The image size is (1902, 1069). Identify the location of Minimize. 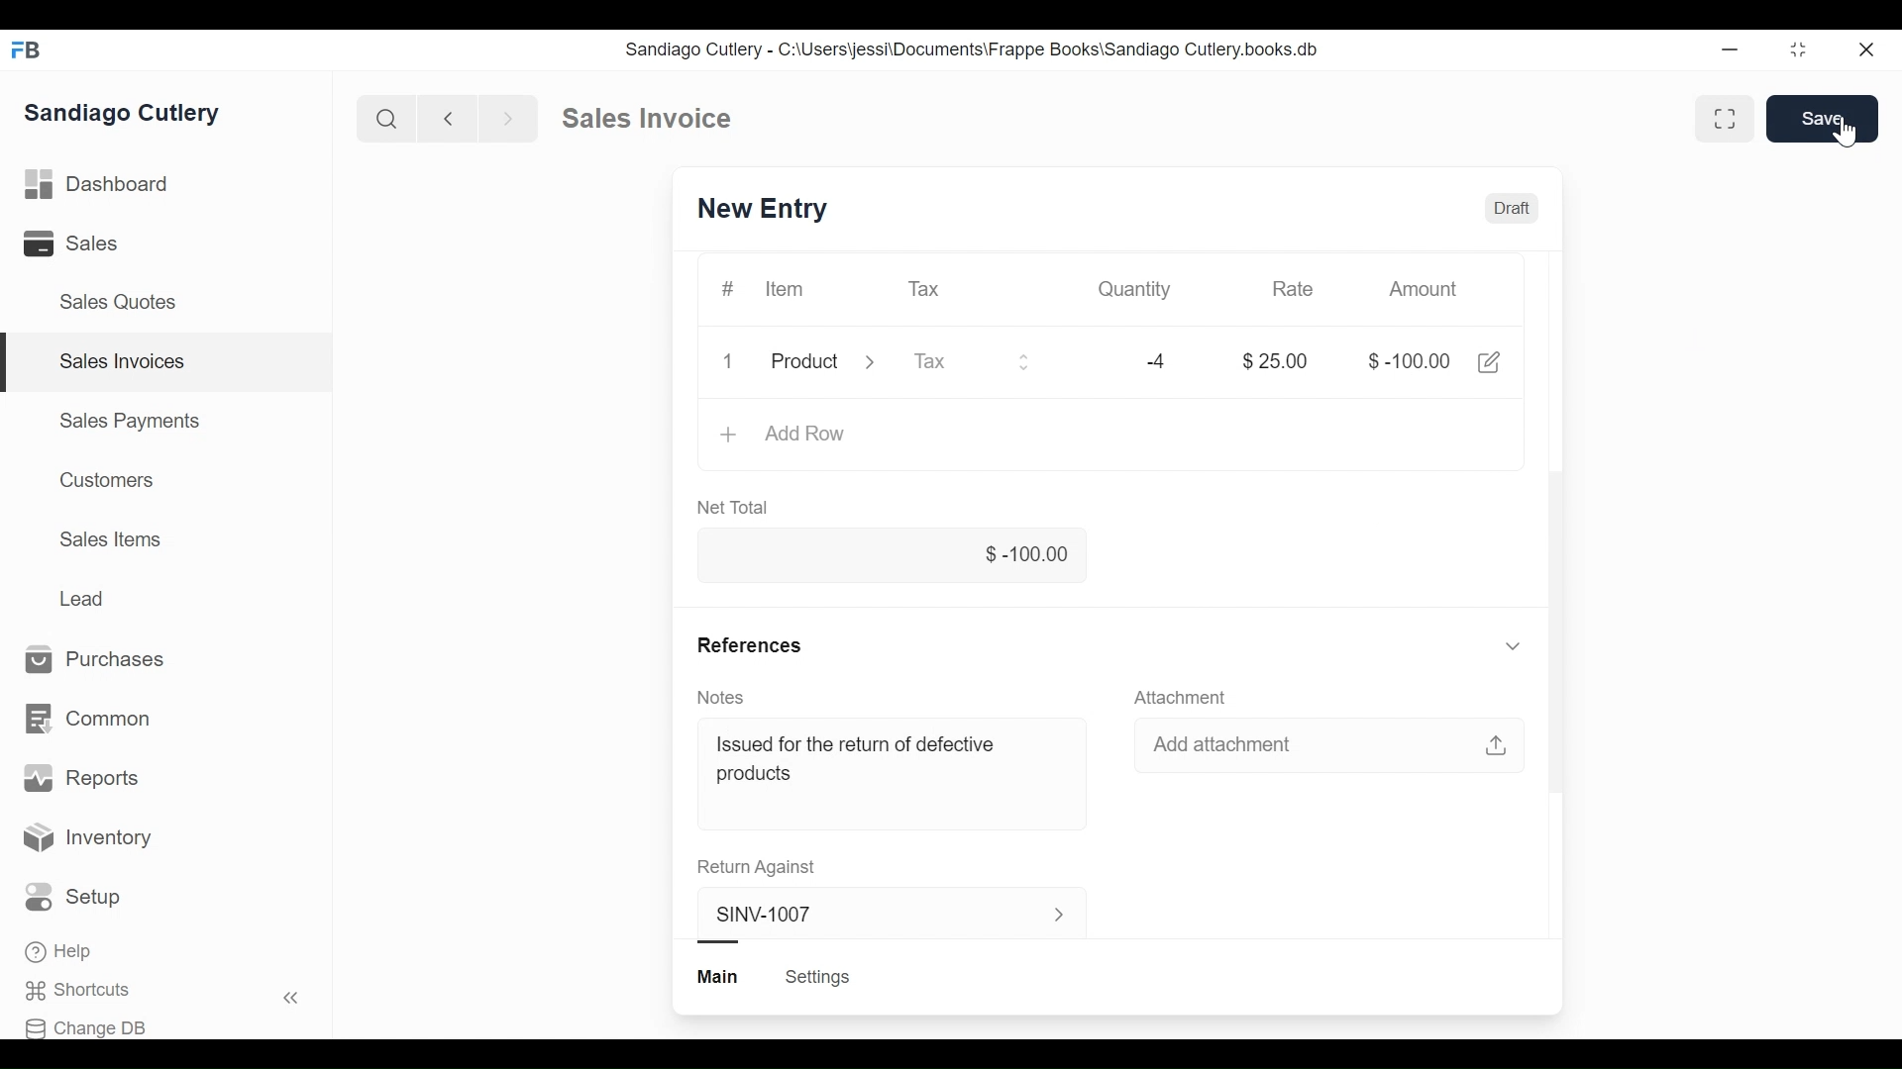
(1728, 49).